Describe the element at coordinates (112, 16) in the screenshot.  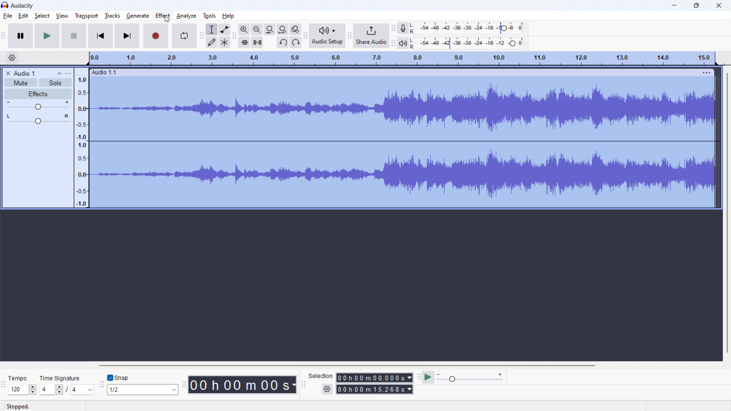
I see `tracks` at that location.